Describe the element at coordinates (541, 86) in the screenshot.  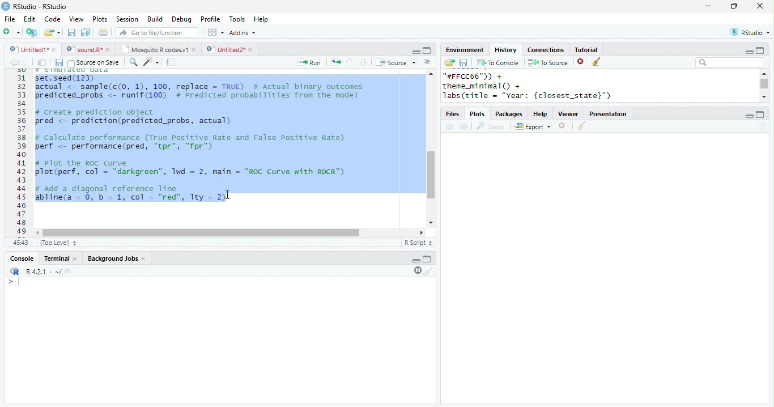
I see `"#FFCC66")) +theme_minimal() +labs(title = "year: {closest_state}")` at that location.